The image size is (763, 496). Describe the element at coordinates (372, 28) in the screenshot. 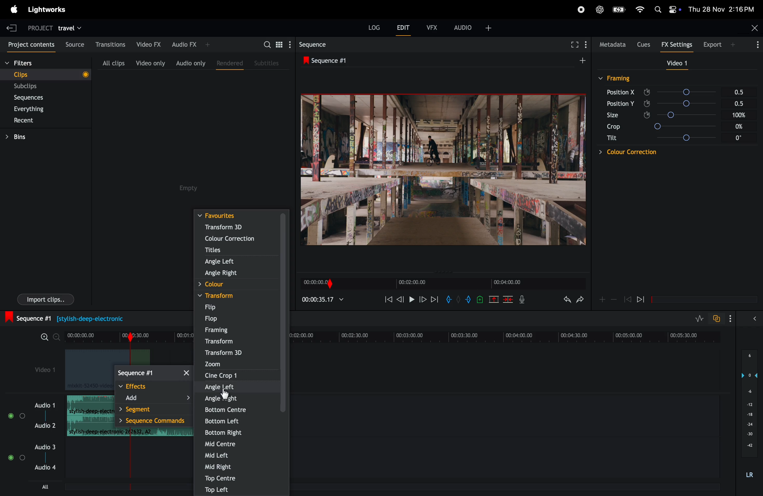

I see `log` at that location.